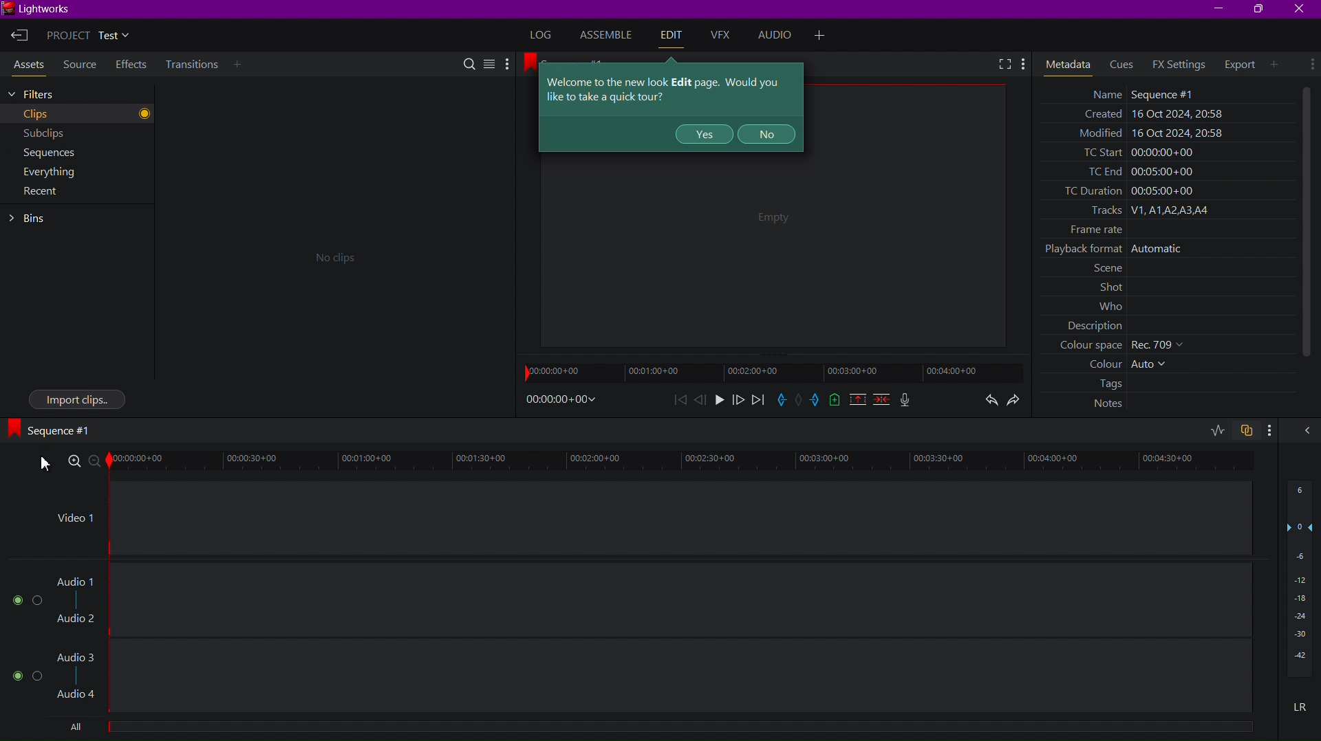 The height and width of the screenshot is (741, 1321). Describe the element at coordinates (1246, 432) in the screenshot. I see `copy` at that location.